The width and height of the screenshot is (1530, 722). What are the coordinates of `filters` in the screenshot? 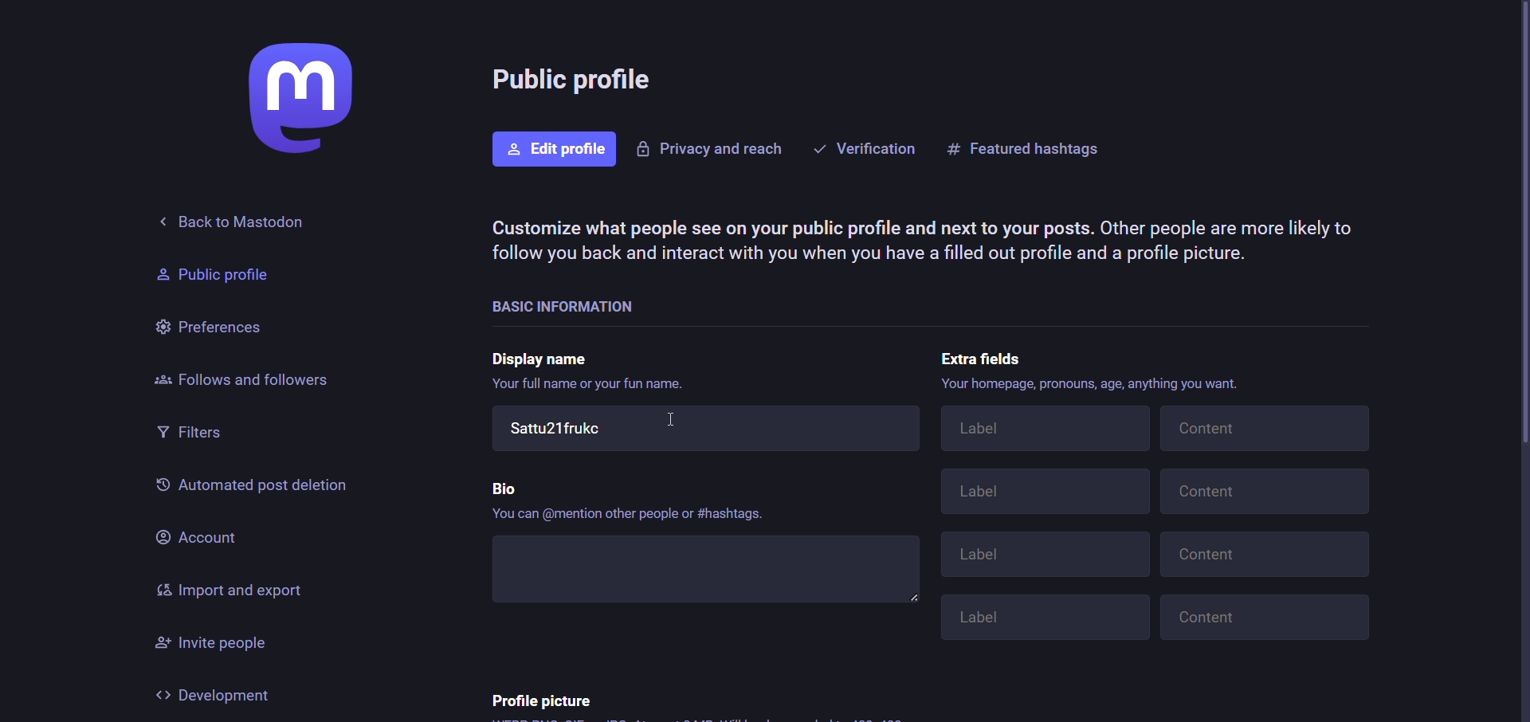 It's located at (194, 434).